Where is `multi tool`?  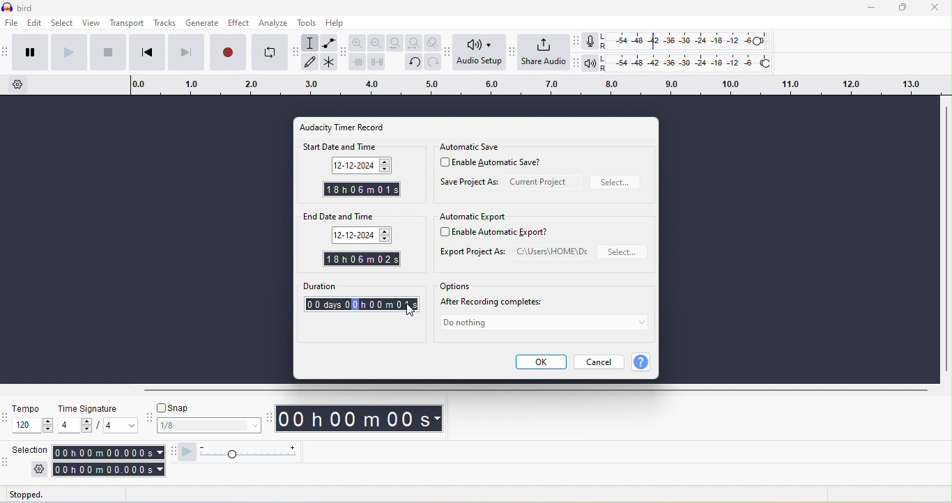 multi tool is located at coordinates (330, 61).